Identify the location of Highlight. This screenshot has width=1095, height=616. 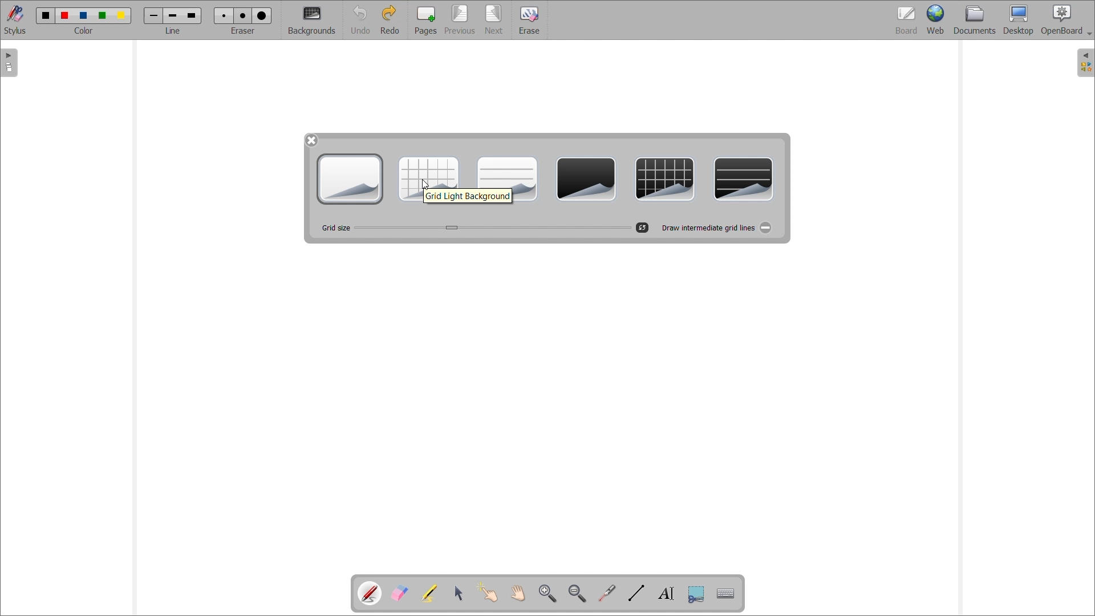
(428, 593).